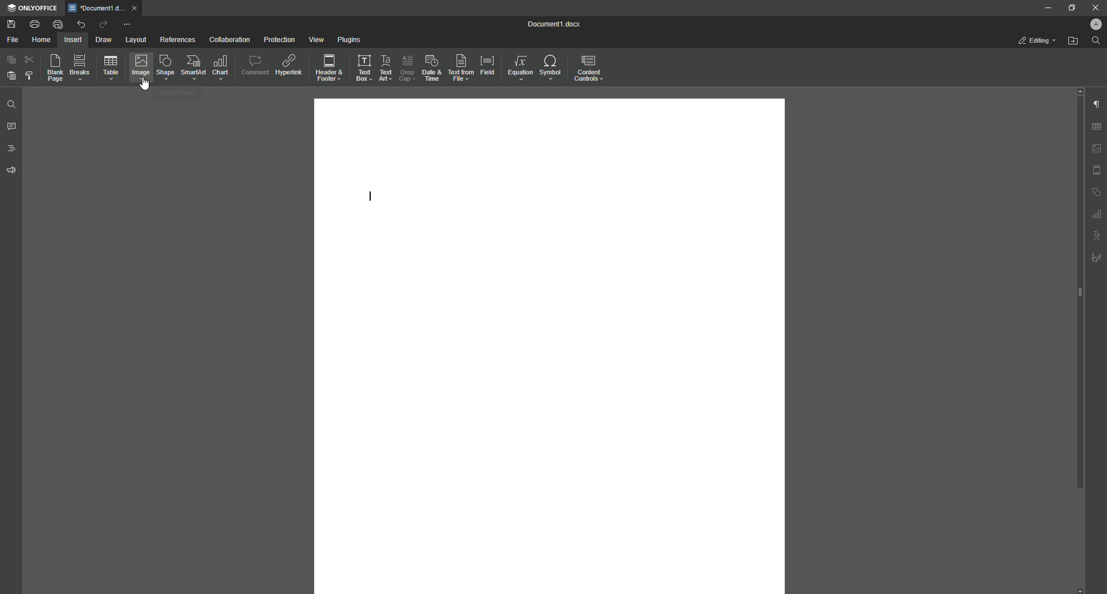  What do you see at coordinates (29, 59) in the screenshot?
I see `Cut` at bounding box center [29, 59].